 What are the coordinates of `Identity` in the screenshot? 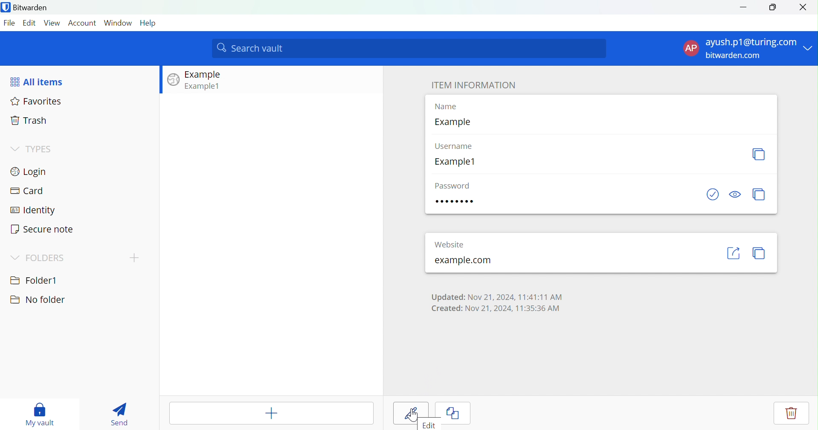 It's located at (34, 211).